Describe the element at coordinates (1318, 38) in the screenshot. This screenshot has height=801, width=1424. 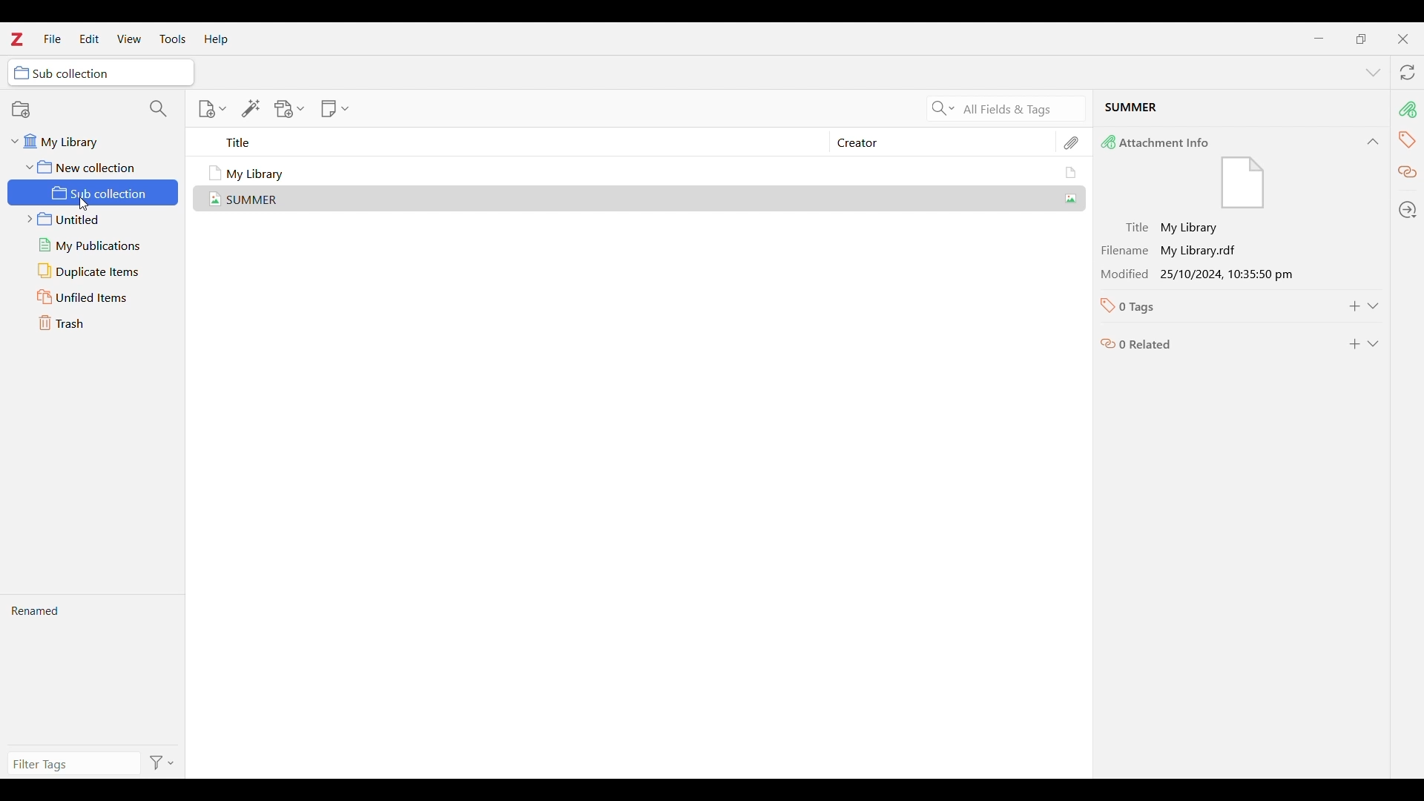
I see `Minimize` at that location.